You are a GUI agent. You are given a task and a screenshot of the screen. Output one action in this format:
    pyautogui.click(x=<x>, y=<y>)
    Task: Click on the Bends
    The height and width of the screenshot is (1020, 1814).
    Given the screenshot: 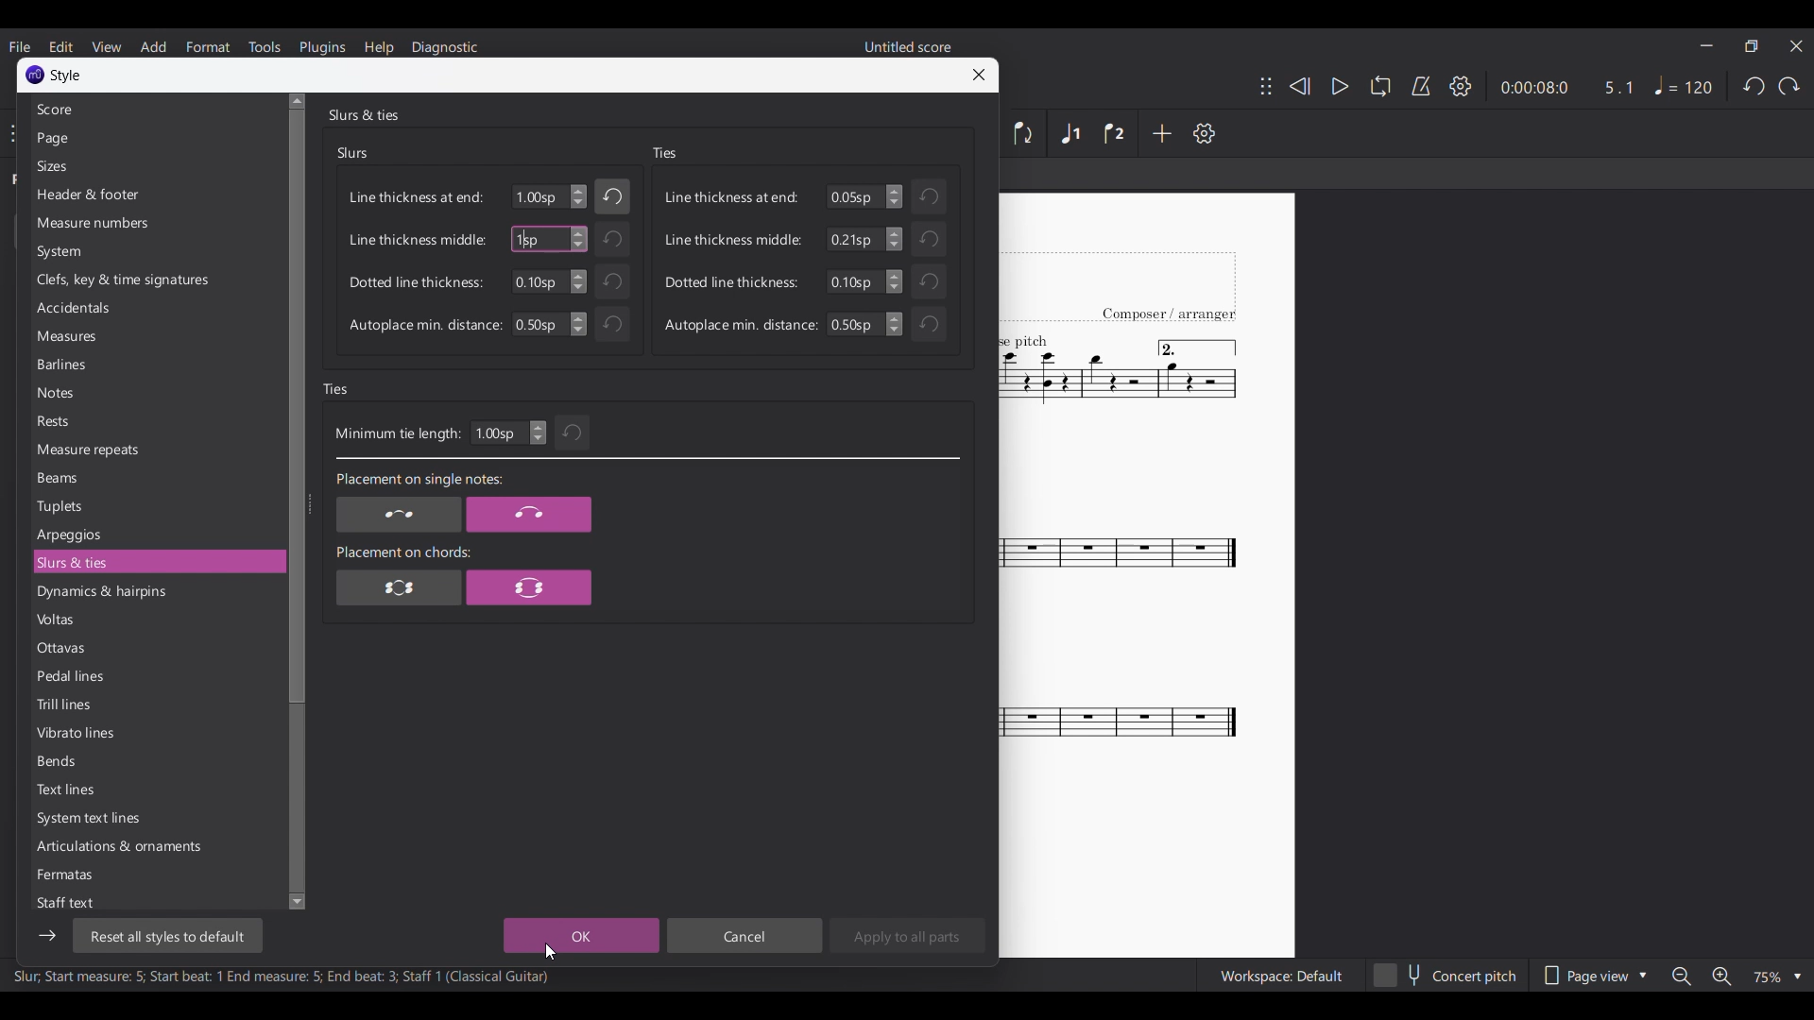 What is the action you would take?
    pyautogui.click(x=156, y=761)
    